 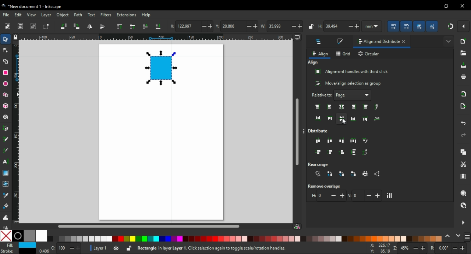 What do you see at coordinates (234, 248) in the screenshot?
I see `shortcuts and notifications display` at bounding box center [234, 248].